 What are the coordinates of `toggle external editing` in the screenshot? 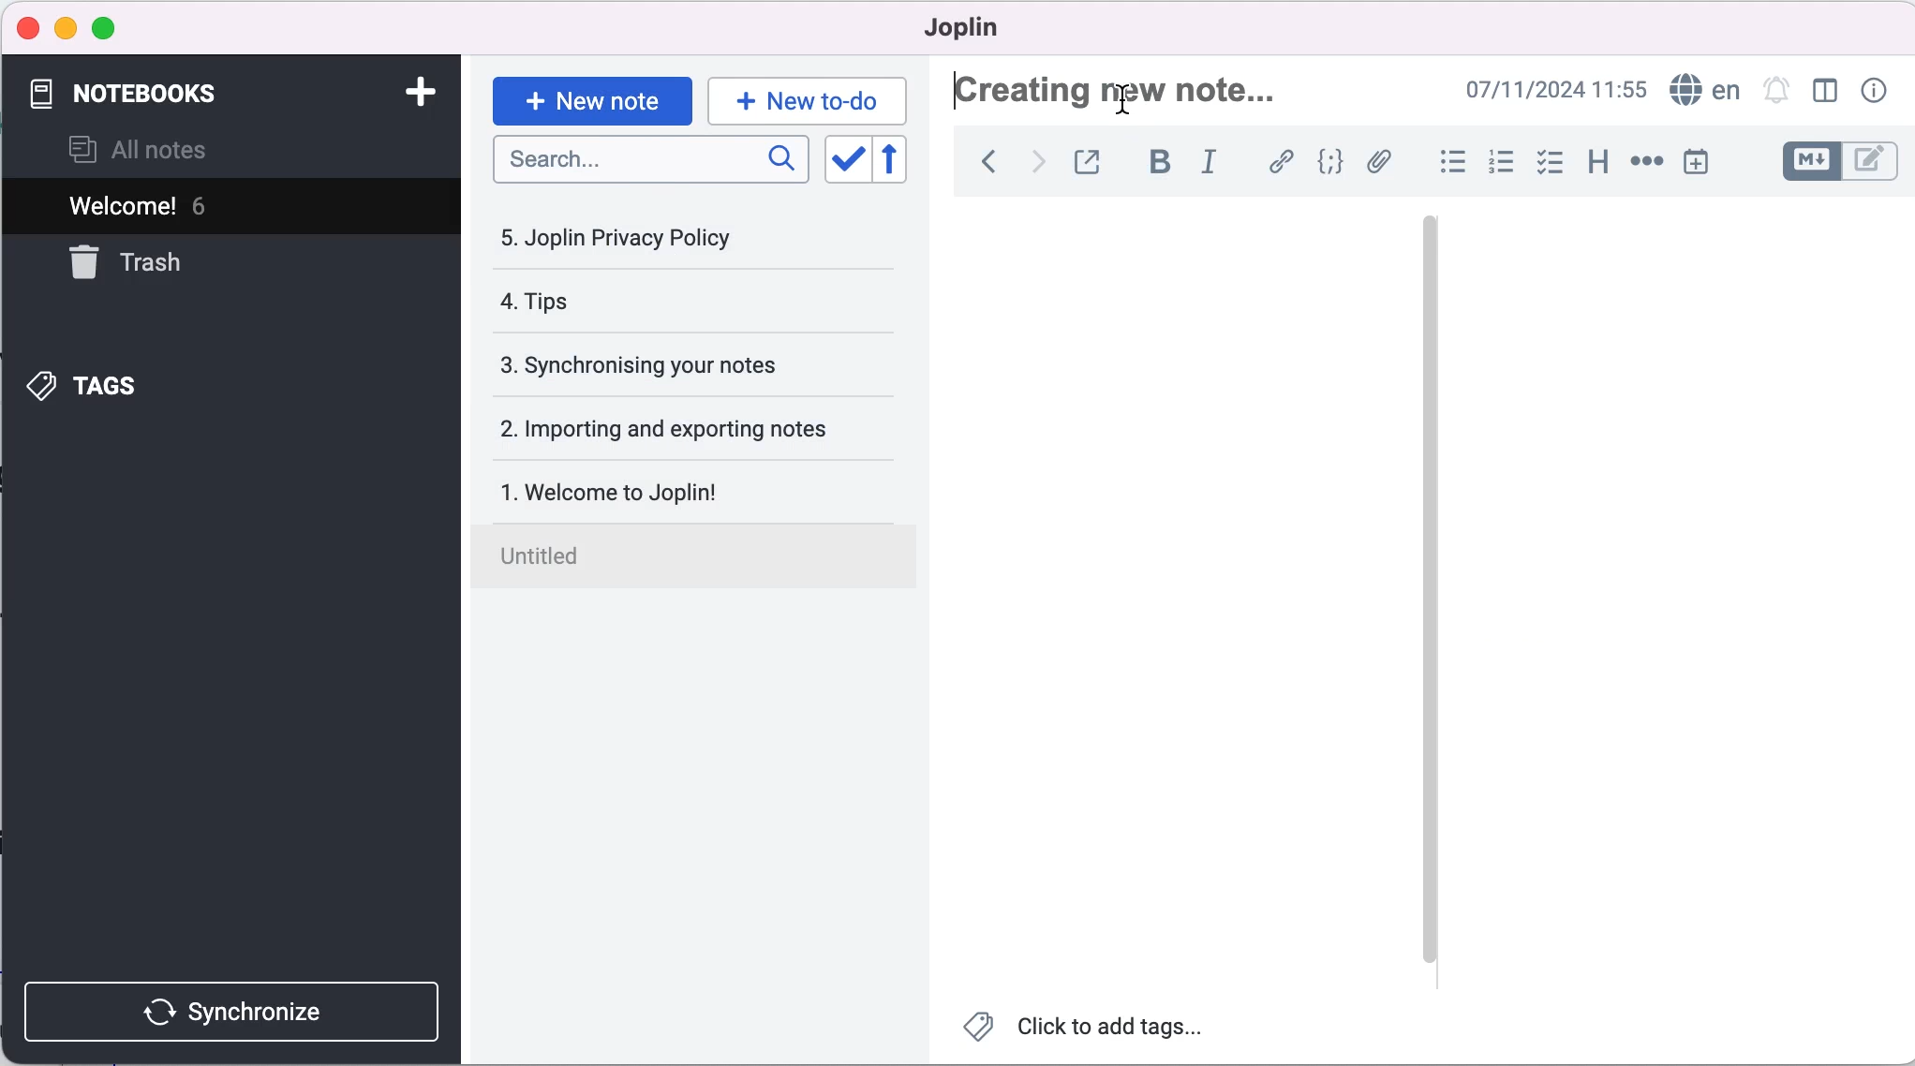 It's located at (1087, 164).